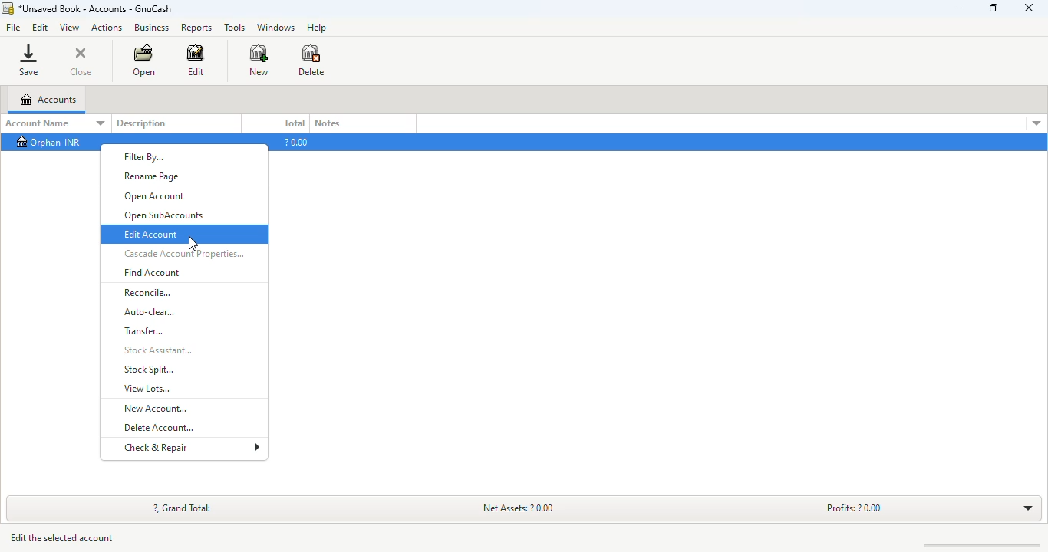 This screenshot has width=1048, height=552. Describe the element at coordinates (994, 8) in the screenshot. I see `maximize` at that location.